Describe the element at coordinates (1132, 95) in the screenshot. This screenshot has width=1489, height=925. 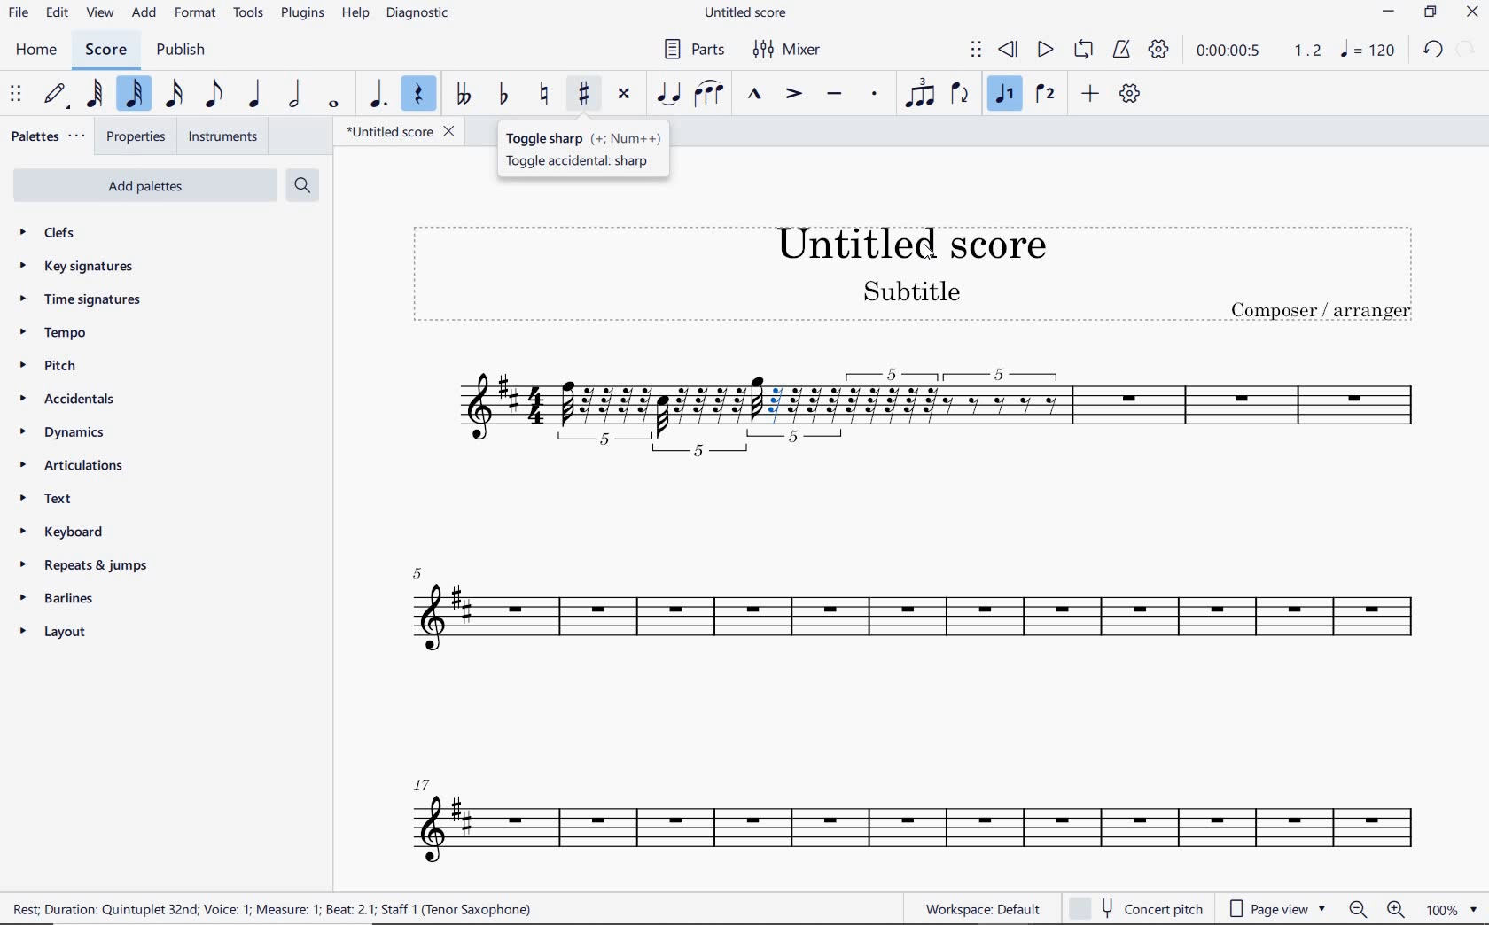
I see `CUSTOMIZE TOOLBAR` at that location.